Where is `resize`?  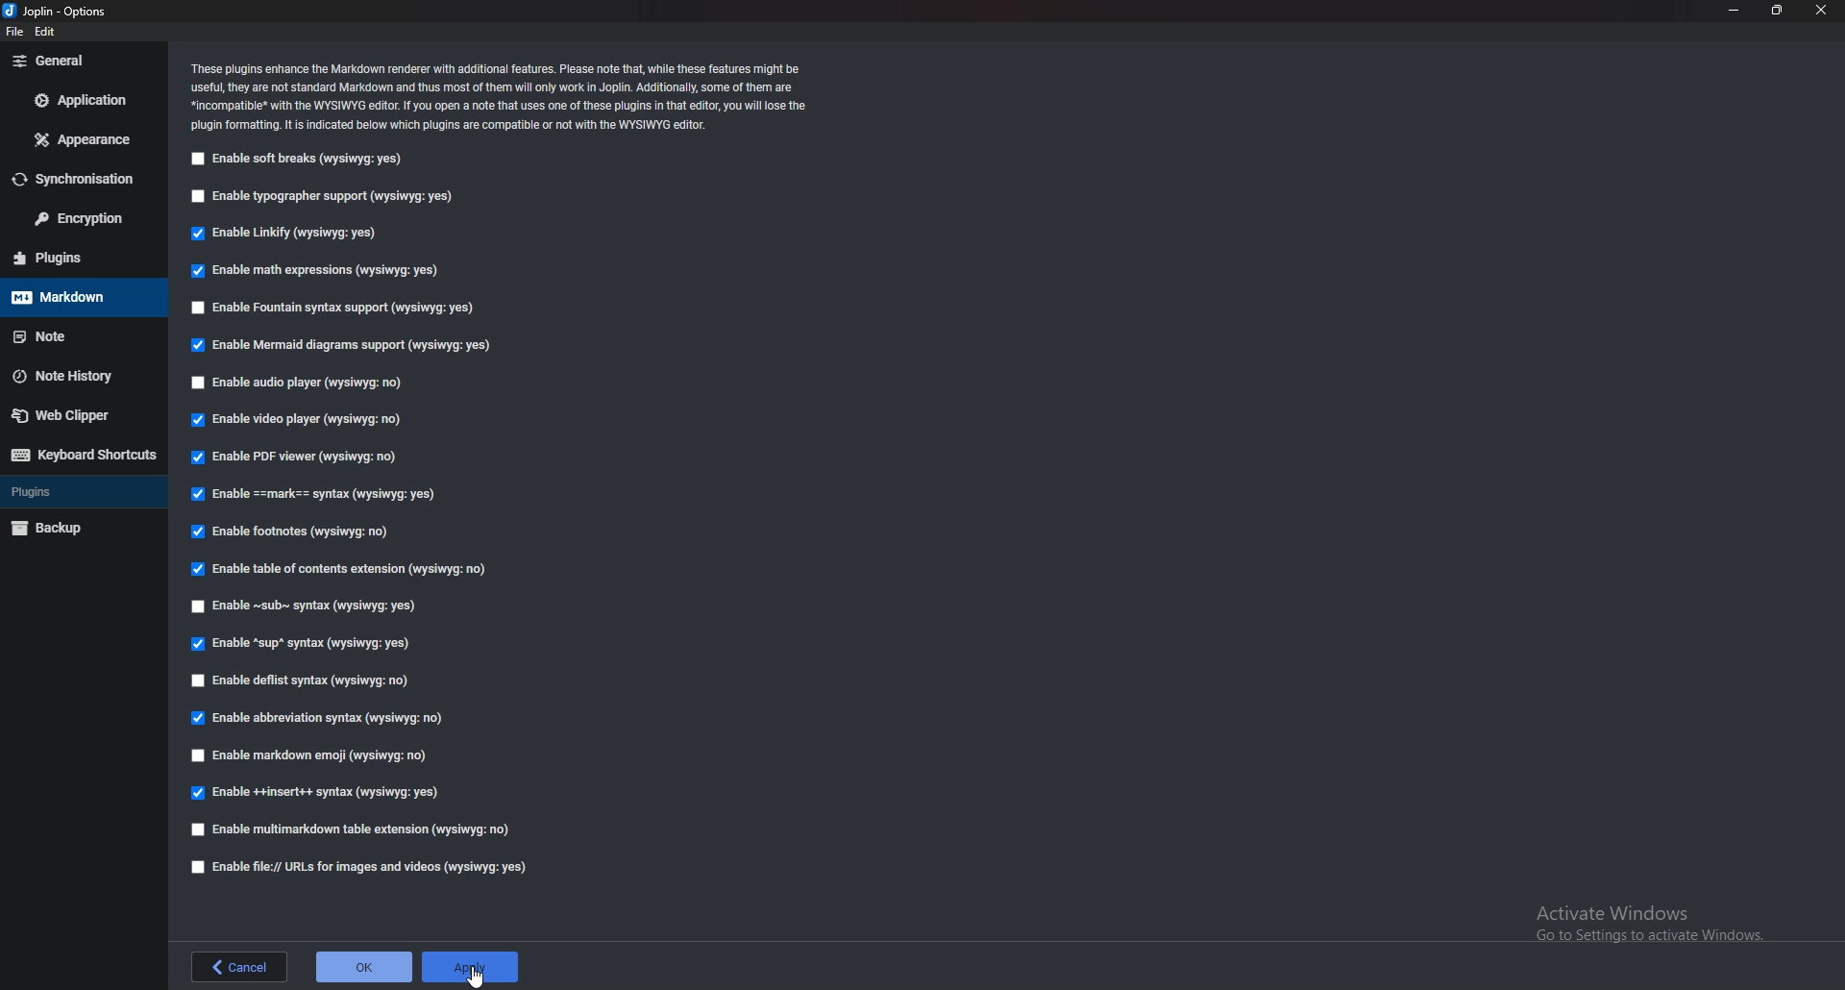 resize is located at coordinates (1776, 11).